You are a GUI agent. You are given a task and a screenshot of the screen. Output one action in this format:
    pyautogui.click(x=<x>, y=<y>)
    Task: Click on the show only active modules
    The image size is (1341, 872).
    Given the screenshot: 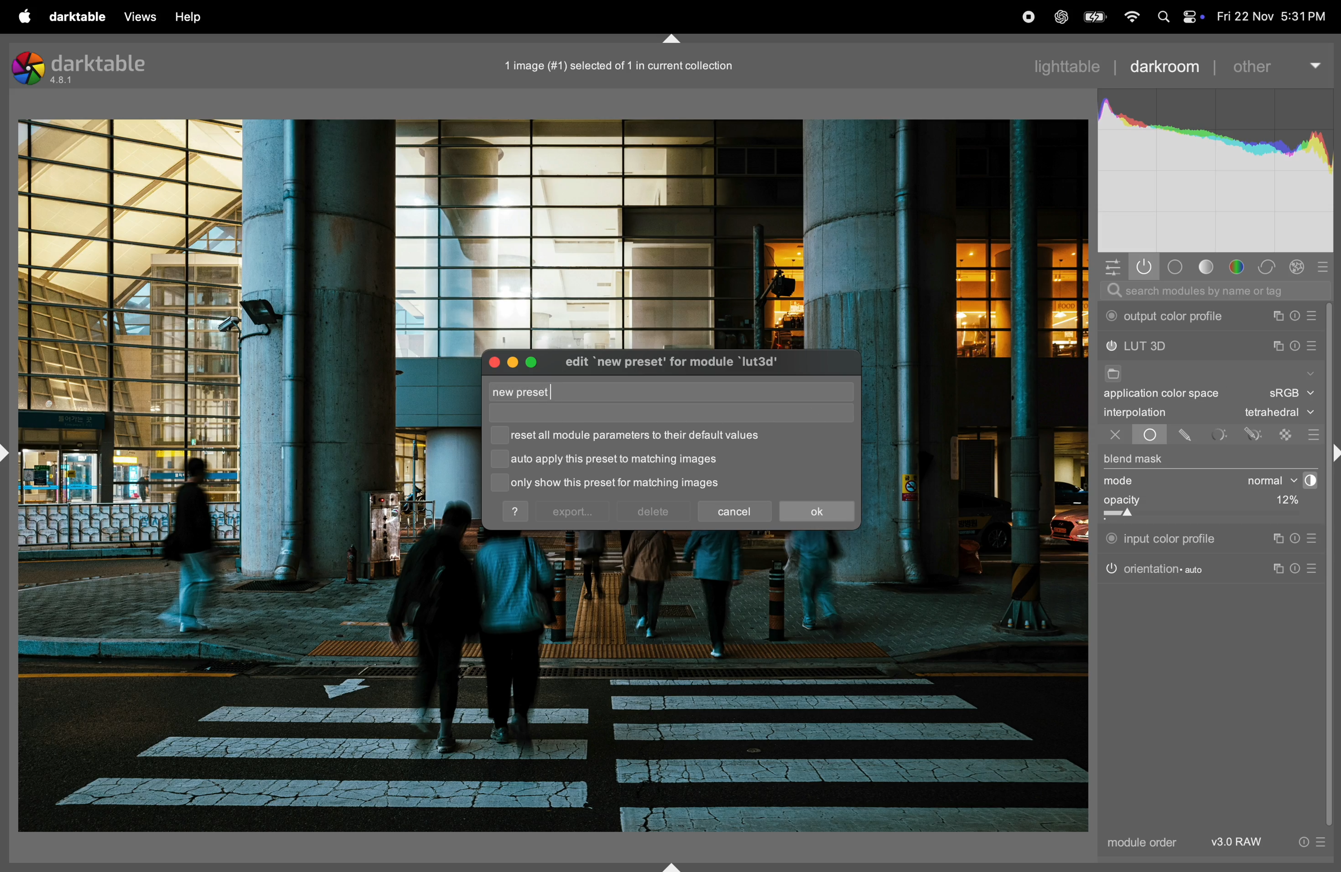 What is the action you would take?
    pyautogui.click(x=1144, y=267)
    